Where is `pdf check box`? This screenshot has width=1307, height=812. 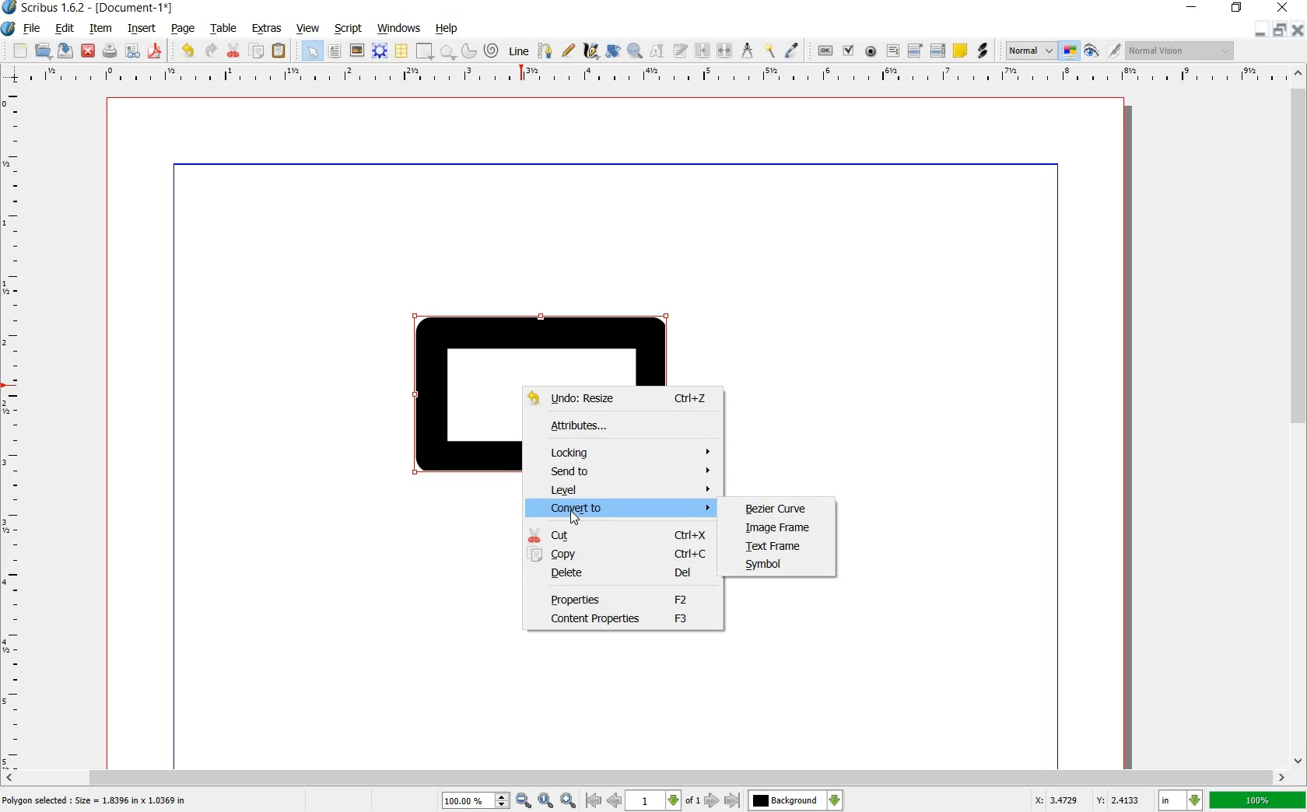 pdf check box is located at coordinates (849, 51).